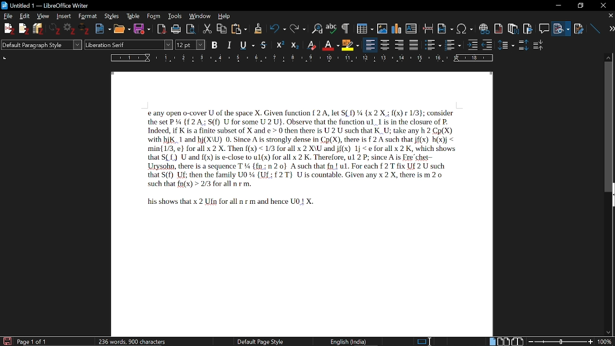 The width and height of the screenshot is (615, 346). What do you see at coordinates (499, 26) in the screenshot?
I see `Insert endnote` at bounding box center [499, 26].